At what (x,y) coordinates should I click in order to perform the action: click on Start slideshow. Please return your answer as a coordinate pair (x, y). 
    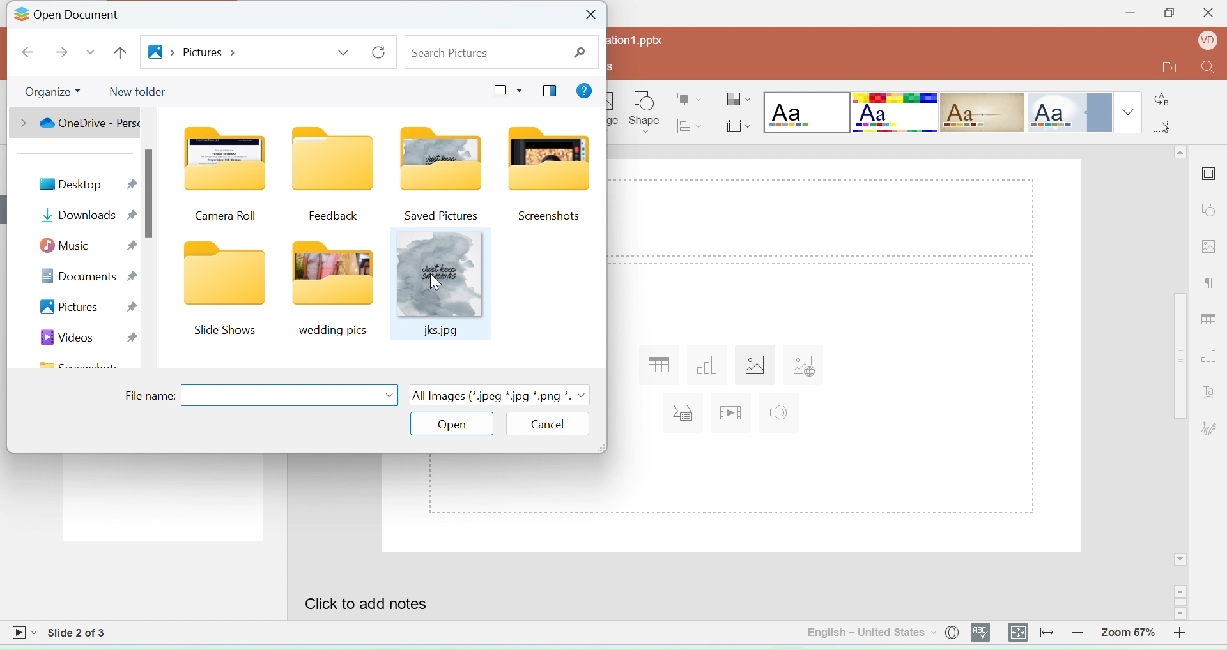
    Looking at the image, I should click on (24, 634).